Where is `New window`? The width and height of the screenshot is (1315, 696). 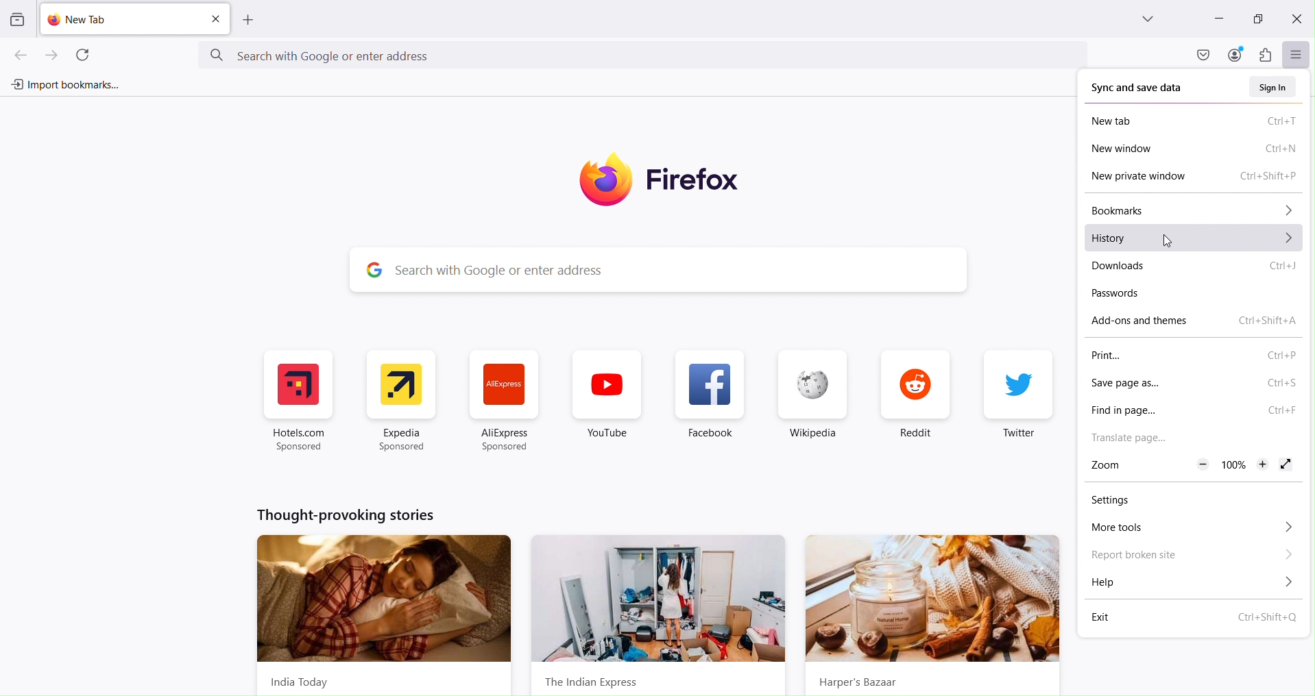 New window is located at coordinates (1195, 149).